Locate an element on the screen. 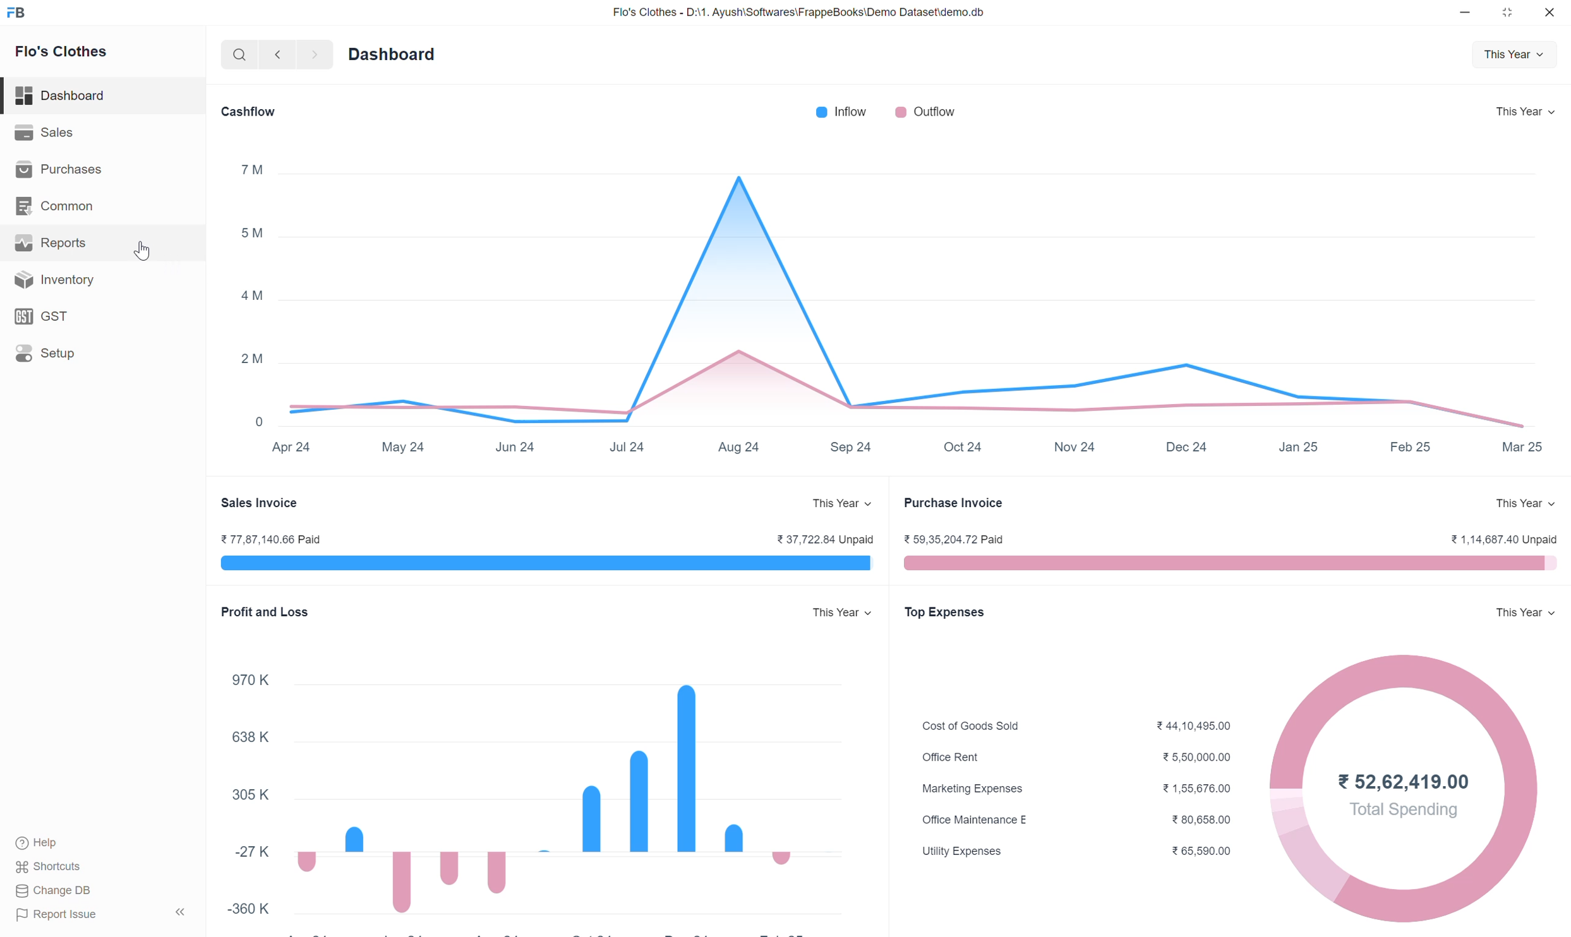 The width and height of the screenshot is (1571, 937). Total Spending is located at coordinates (1395, 810).